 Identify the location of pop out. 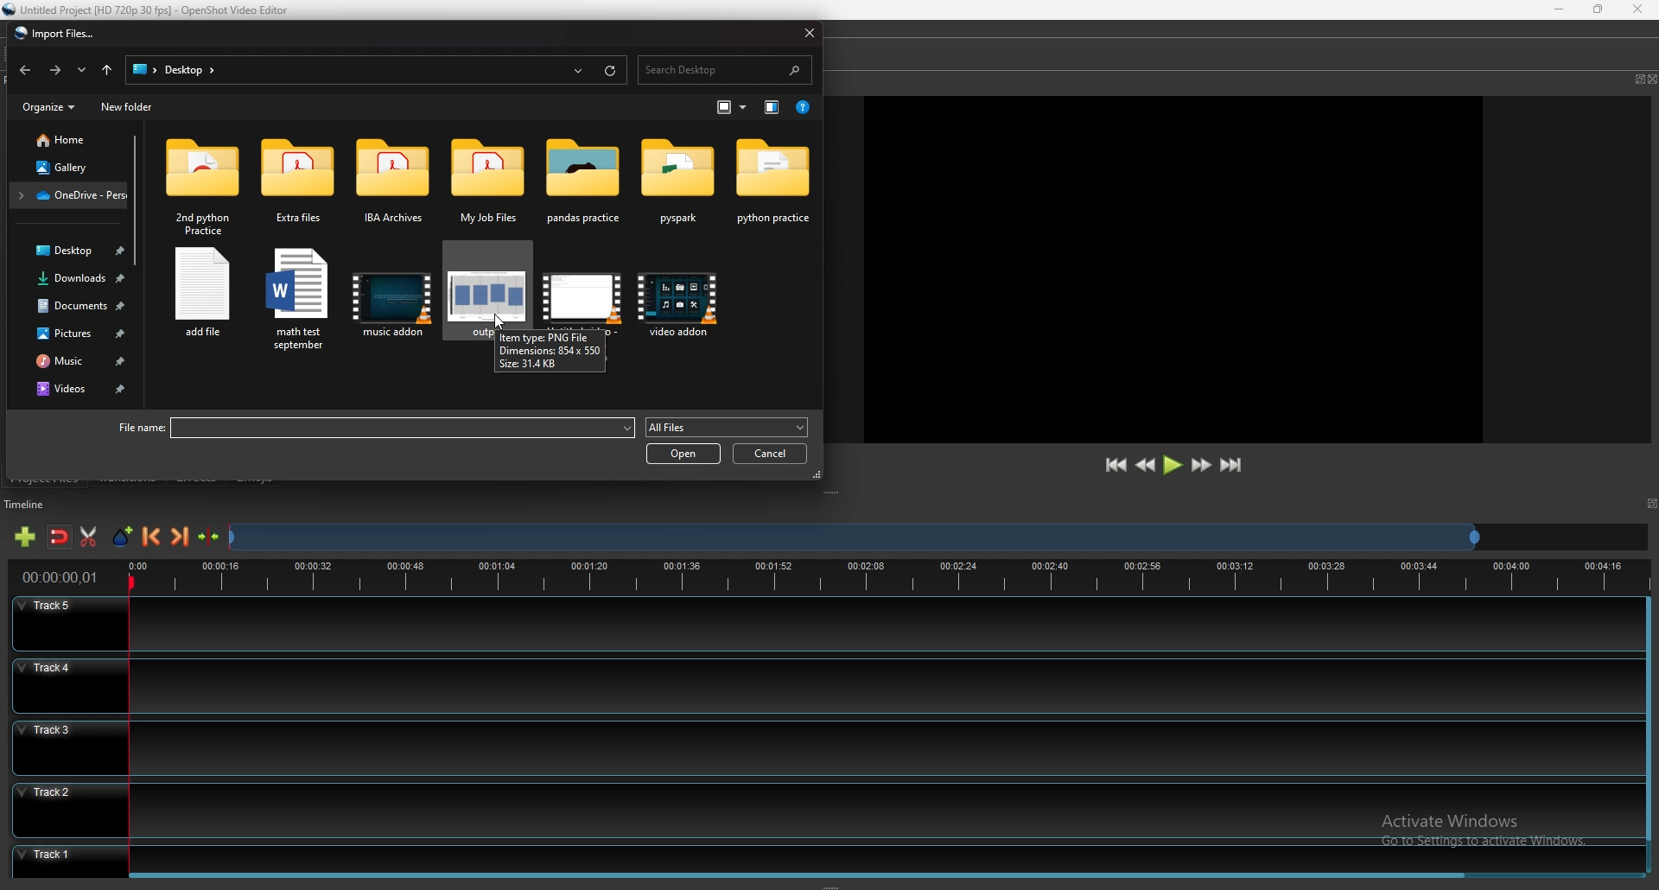
(1637, 79).